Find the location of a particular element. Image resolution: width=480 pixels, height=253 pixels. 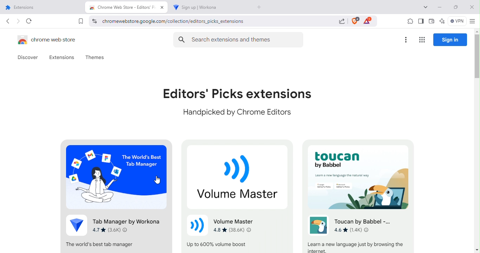

Search bar is located at coordinates (240, 38).